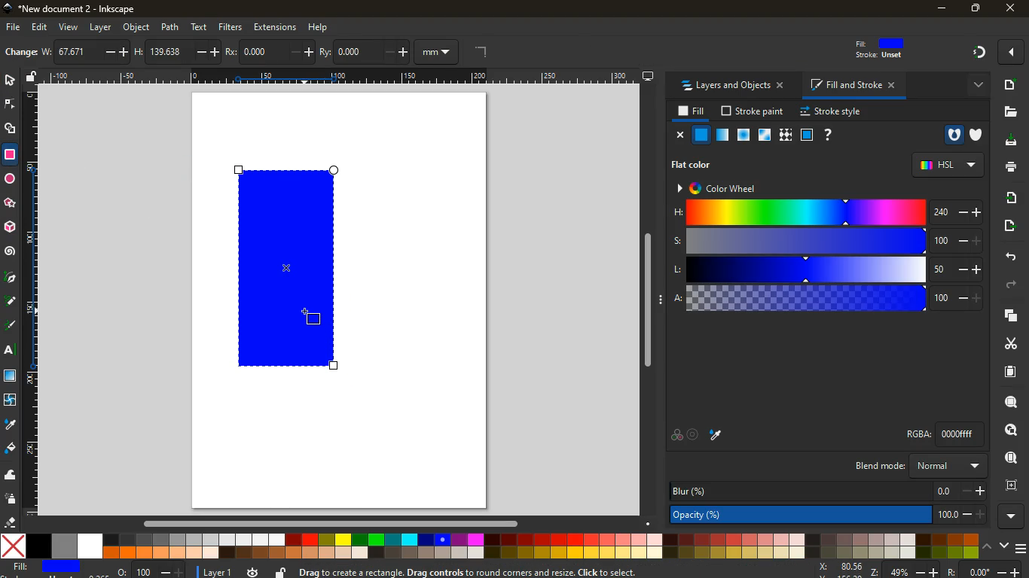 This screenshot has height=578, width=1029. Describe the element at coordinates (441, 51) in the screenshot. I see `mm` at that location.